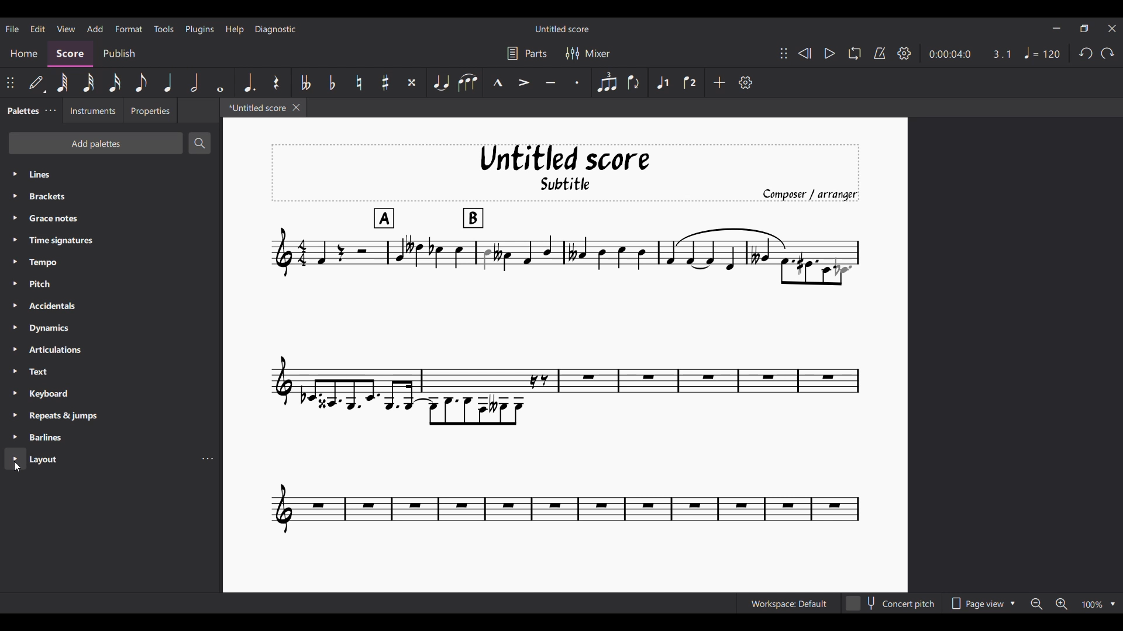  I want to click on Loop playback, so click(855, 53).